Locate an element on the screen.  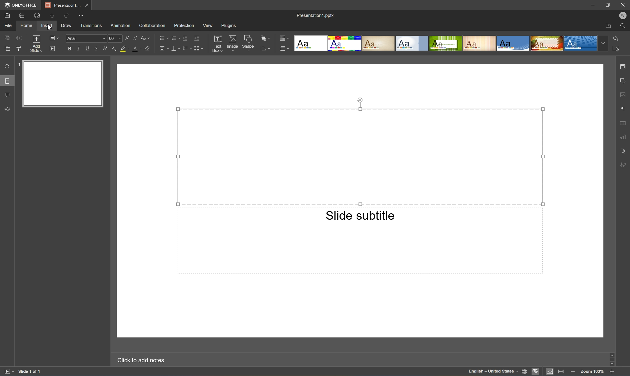
Numbering is located at coordinates (176, 37).